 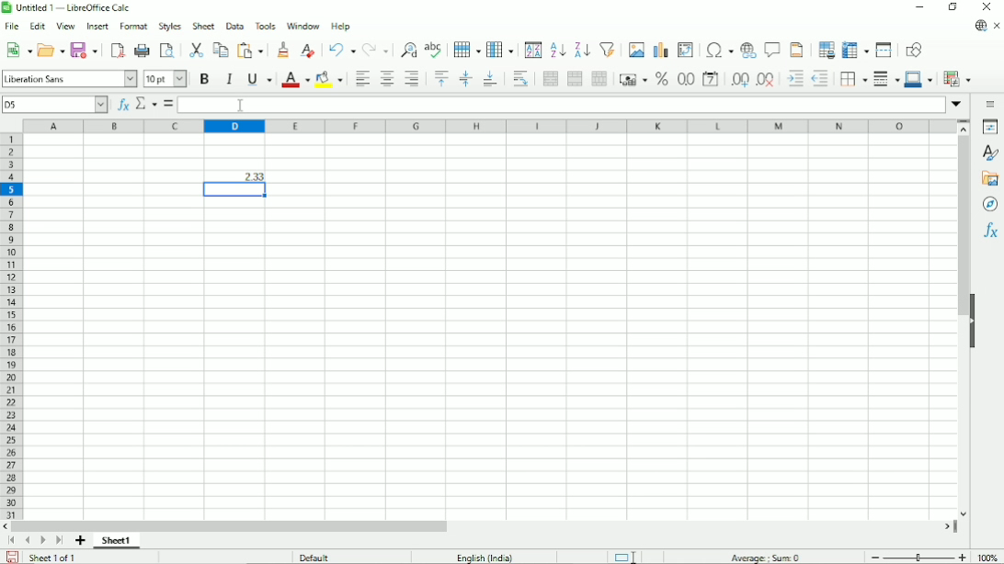 What do you see at coordinates (341, 26) in the screenshot?
I see `Help` at bounding box center [341, 26].